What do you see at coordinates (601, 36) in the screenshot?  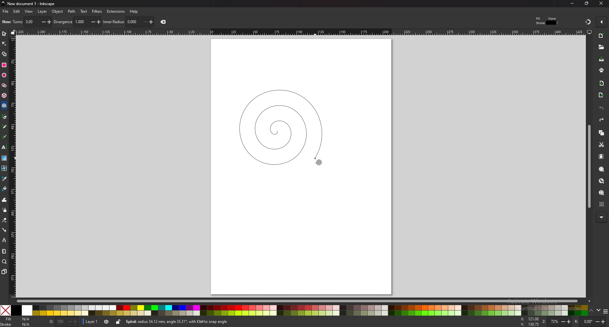 I see `new` at bounding box center [601, 36].